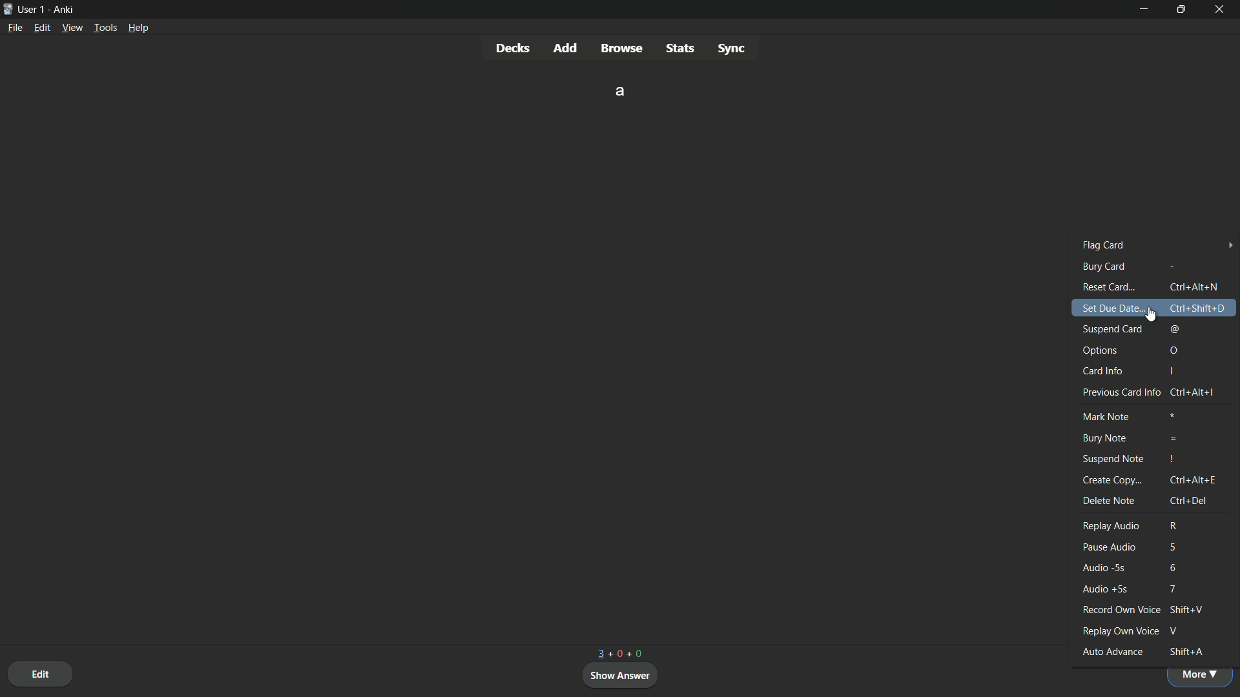 The height and width of the screenshot is (697, 1240). I want to click on keyboard shortcut, so click(1186, 609).